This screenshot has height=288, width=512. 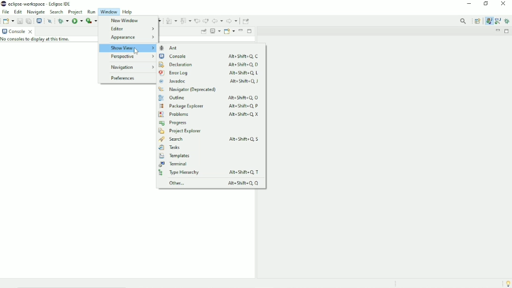 What do you see at coordinates (174, 164) in the screenshot?
I see `Terminal` at bounding box center [174, 164].